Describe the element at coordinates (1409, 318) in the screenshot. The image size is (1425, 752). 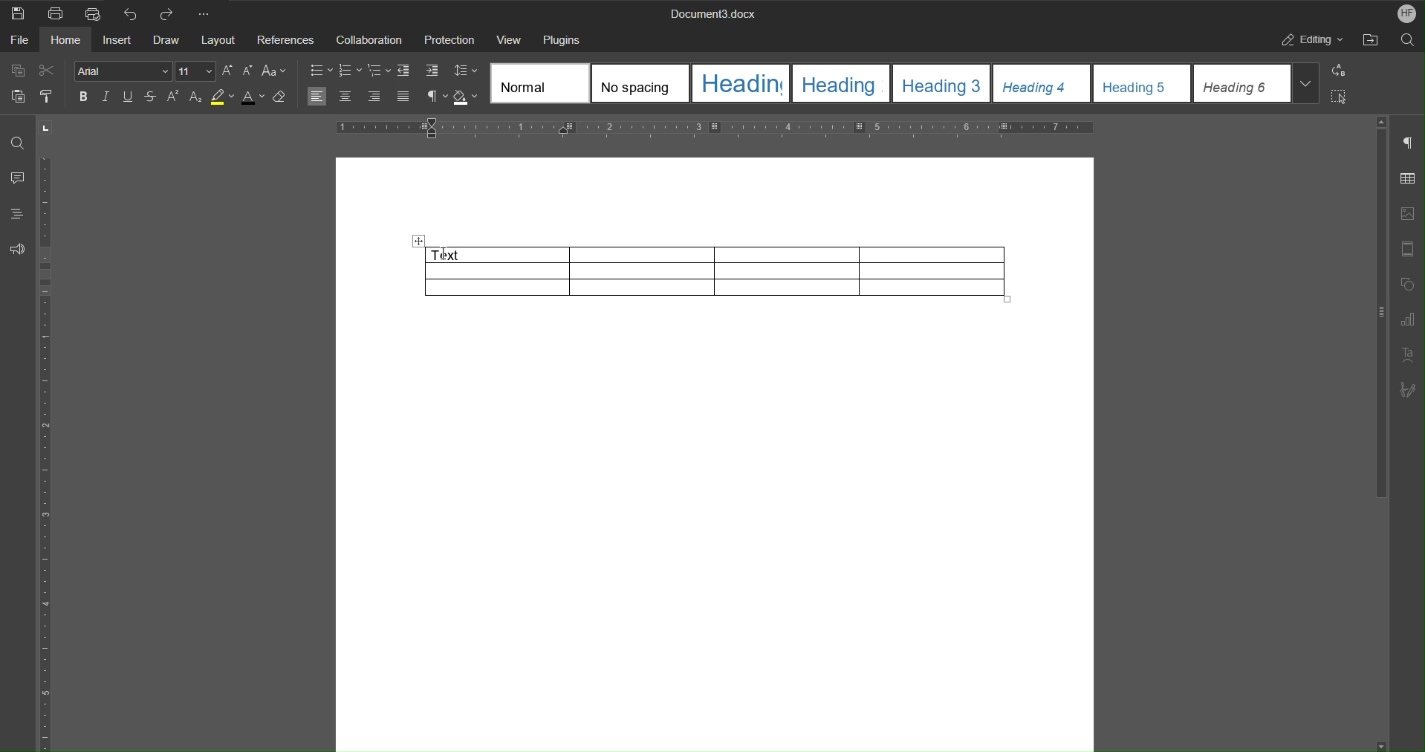
I see `Graph Settings` at that location.